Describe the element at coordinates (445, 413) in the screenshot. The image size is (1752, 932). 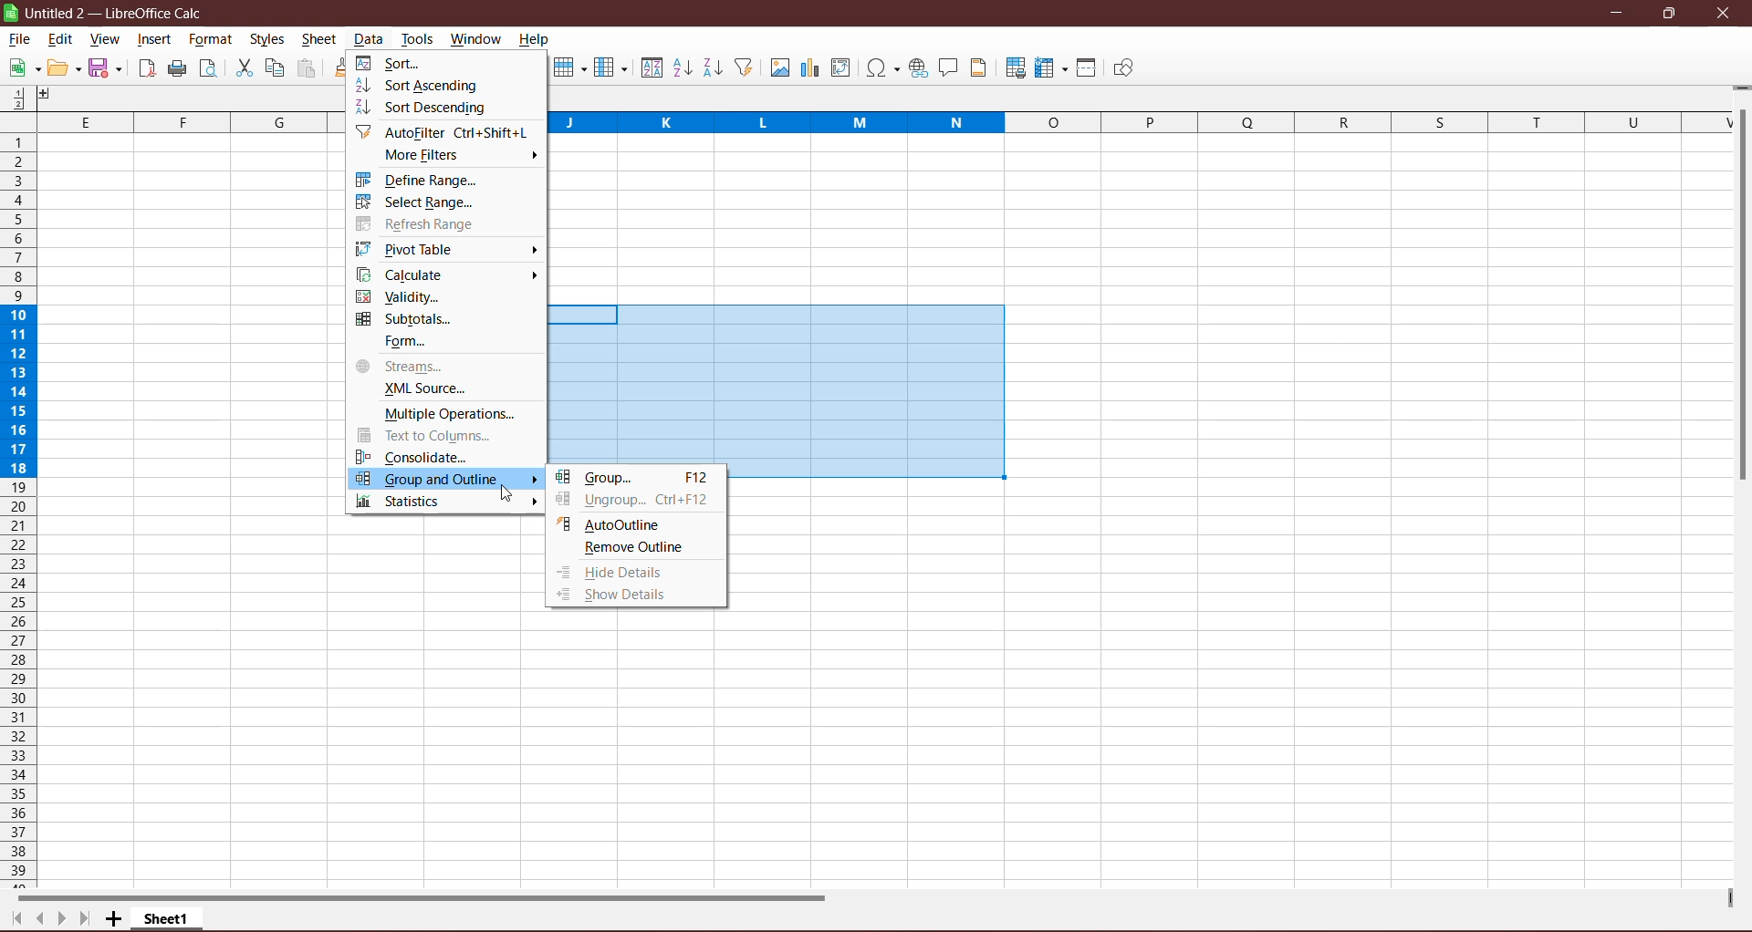
I see `Multiple Operations` at that location.